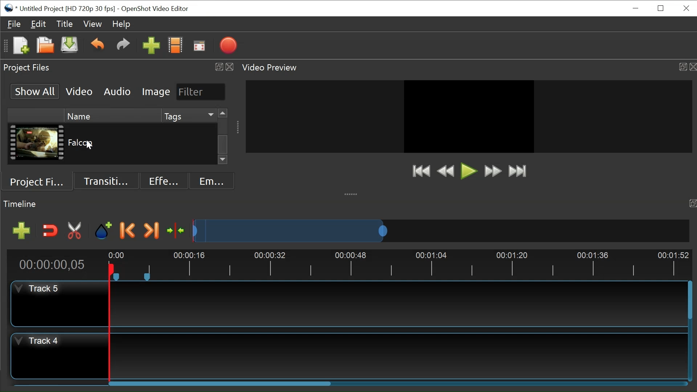 The image size is (697, 392). Describe the element at coordinates (228, 46) in the screenshot. I see `Export Video` at that location.